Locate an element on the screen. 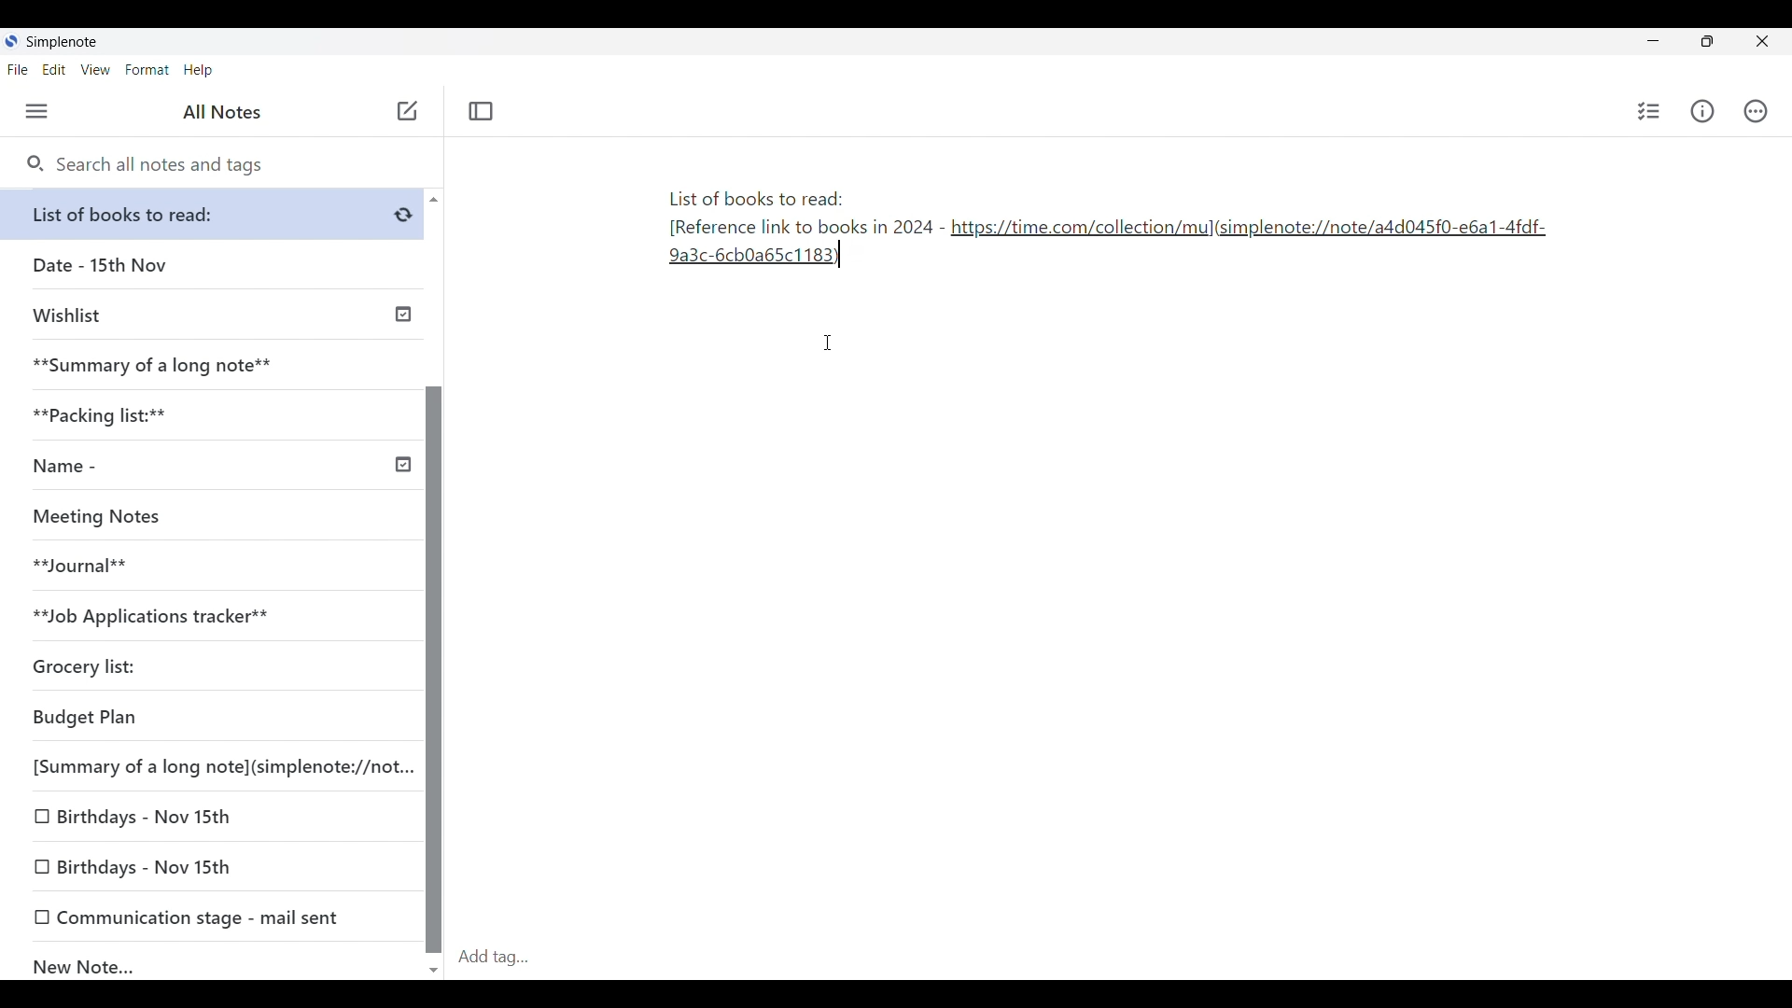 The width and height of the screenshot is (1792, 1008). [Summary of a long note](simplenote://not... is located at coordinates (217, 766).